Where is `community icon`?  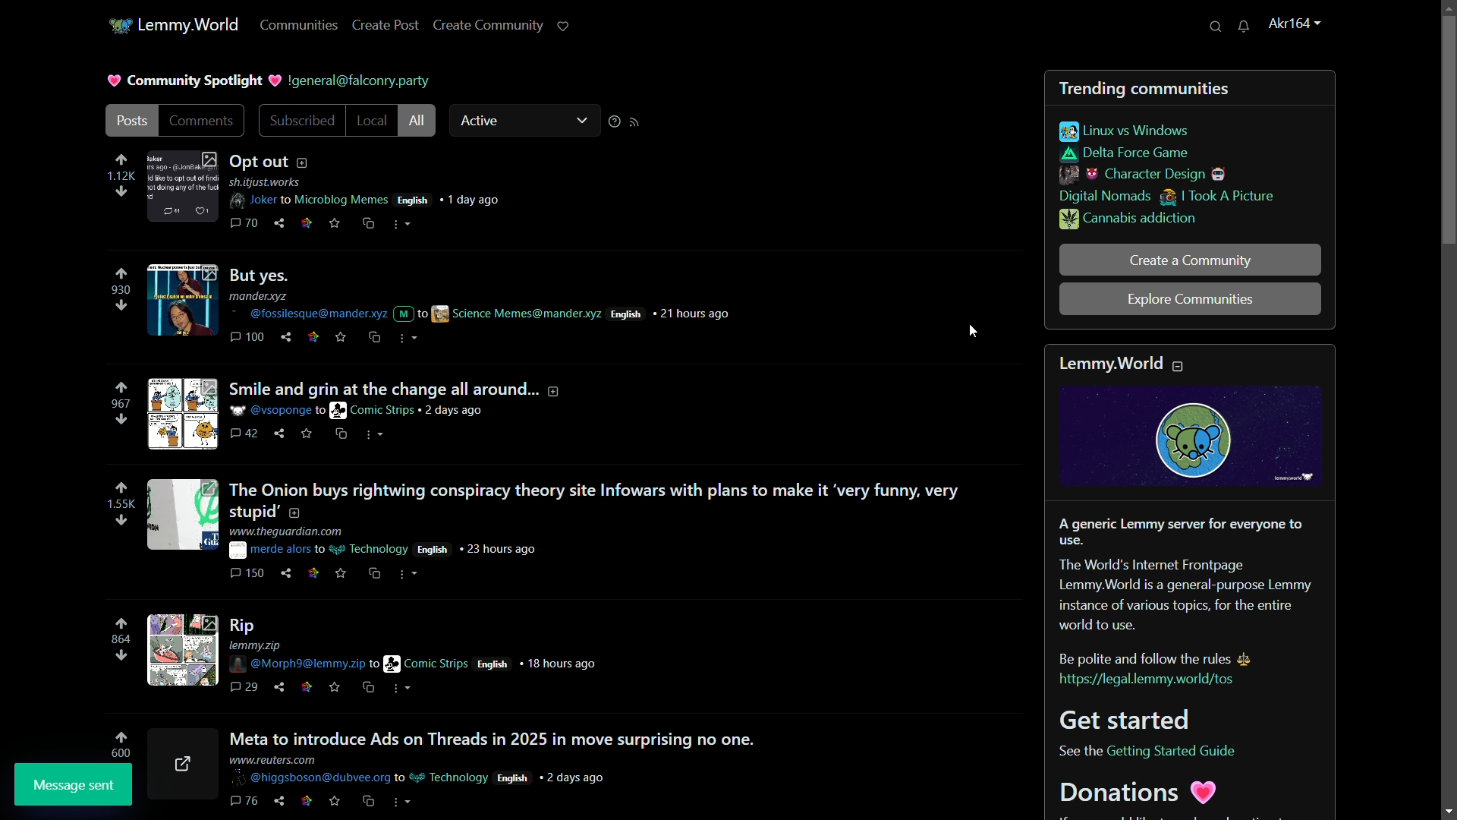
community icon is located at coordinates (118, 24).